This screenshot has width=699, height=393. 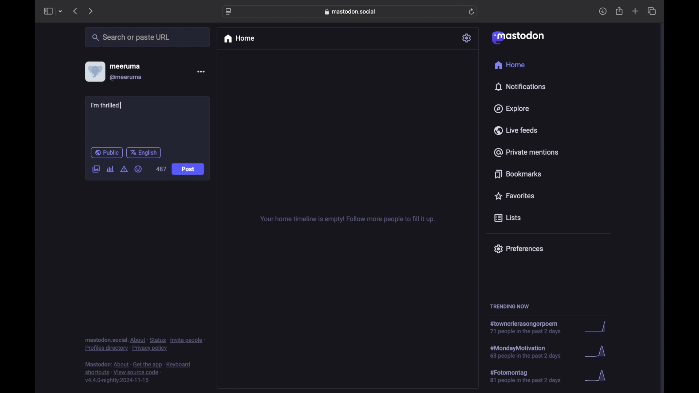 What do you see at coordinates (145, 345) in the screenshot?
I see `footnote` at bounding box center [145, 345].